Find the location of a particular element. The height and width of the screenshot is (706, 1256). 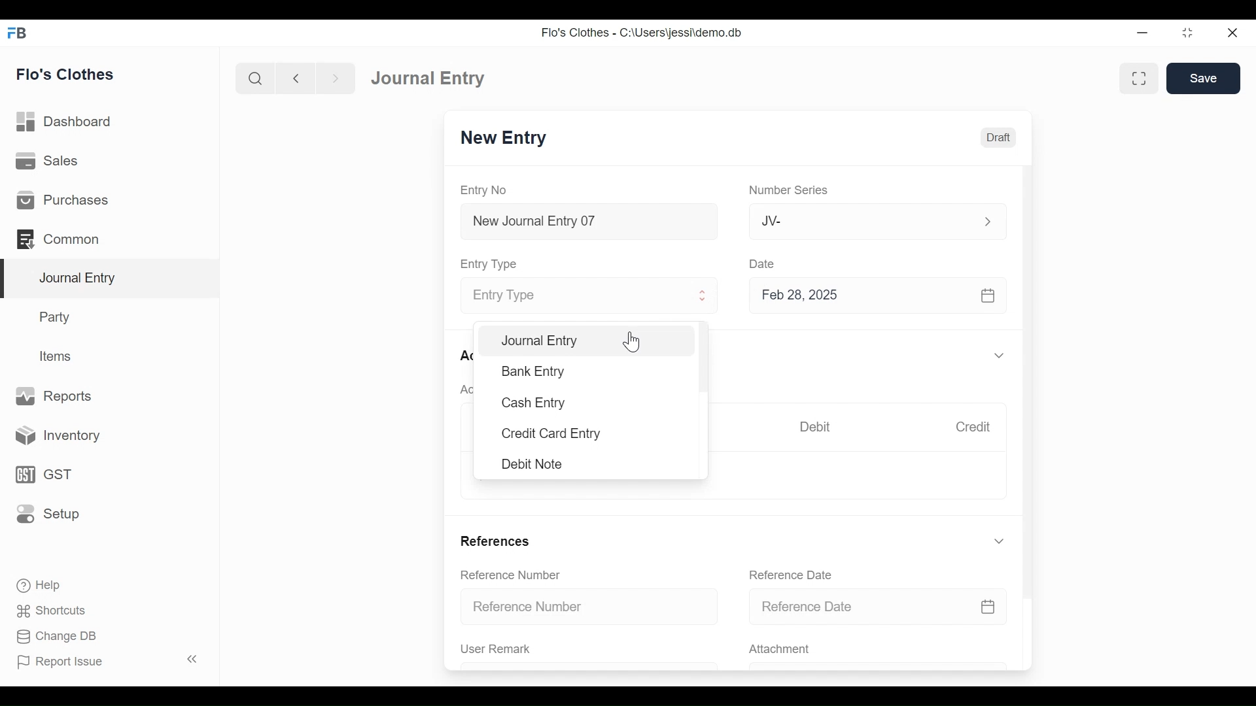

Dashboard is located at coordinates (65, 121).